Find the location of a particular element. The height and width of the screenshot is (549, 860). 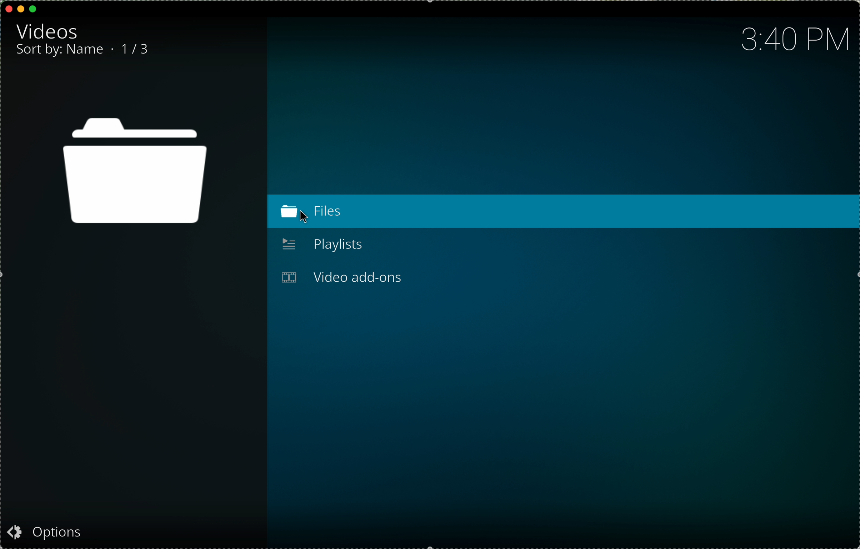

video add-ons is located at coordinates (341, 278).